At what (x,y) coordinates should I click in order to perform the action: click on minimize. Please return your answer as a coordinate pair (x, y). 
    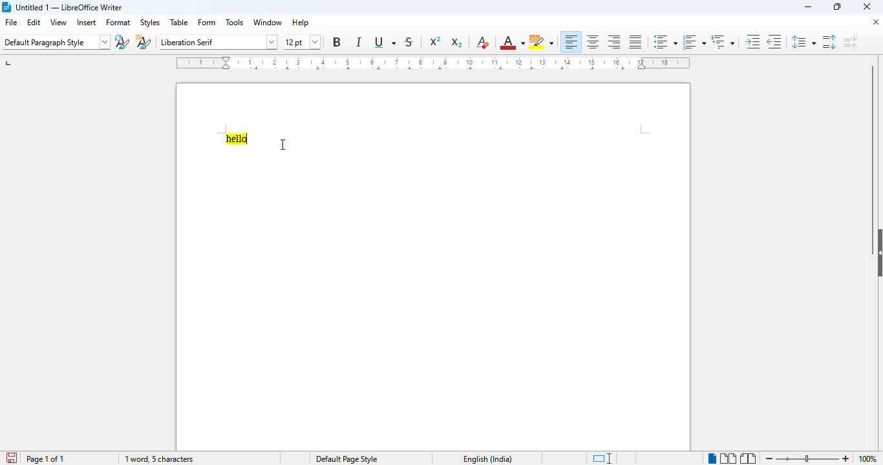
    Looking at the image, I should click on (809, 7).